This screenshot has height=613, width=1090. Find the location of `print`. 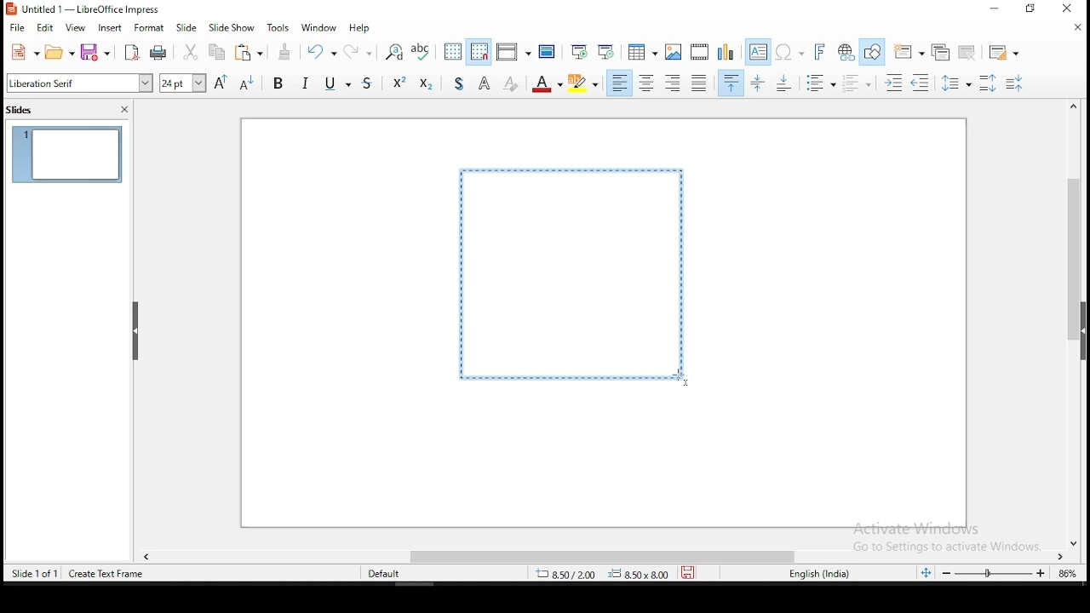

print is located at coordinates (158, 53).